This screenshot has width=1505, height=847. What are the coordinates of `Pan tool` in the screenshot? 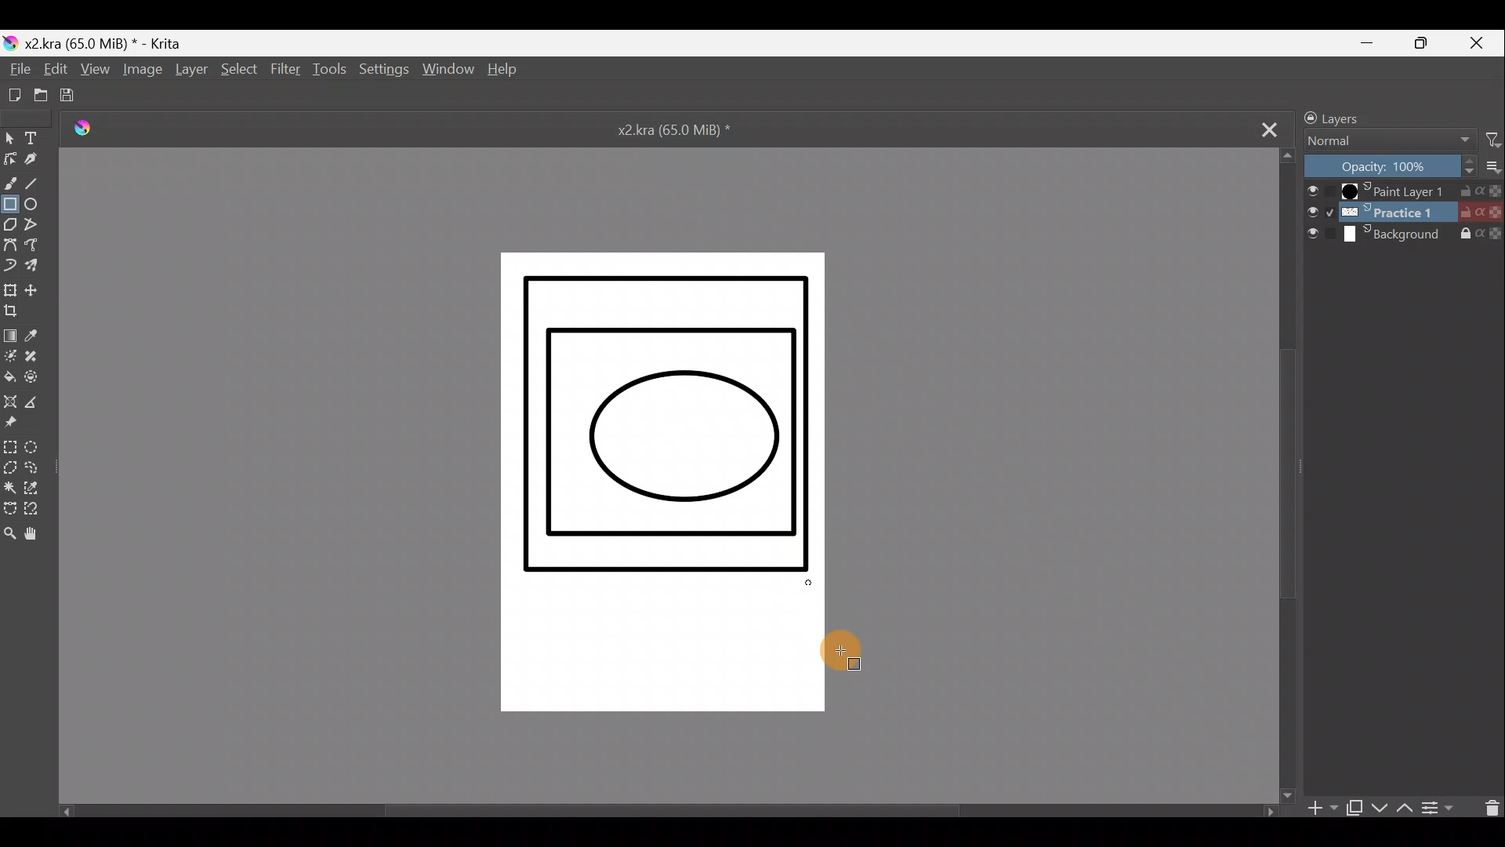 It's located at (37, 532).